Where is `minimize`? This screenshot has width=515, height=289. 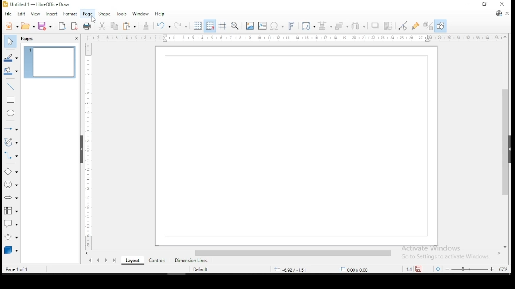
minimize is located at coordinates (468, 4).